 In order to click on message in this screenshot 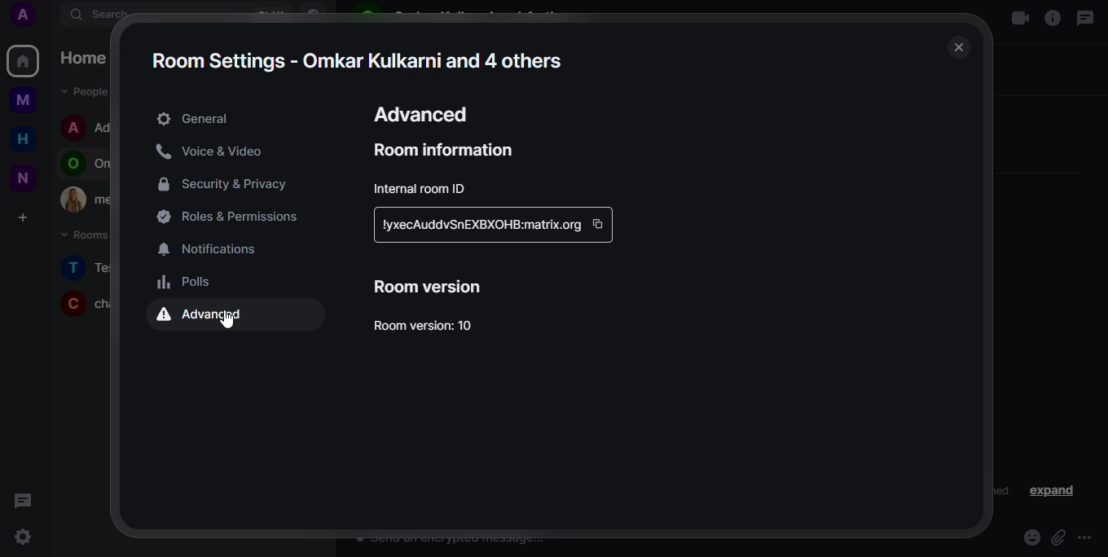, I will do `click(25, 501)`.